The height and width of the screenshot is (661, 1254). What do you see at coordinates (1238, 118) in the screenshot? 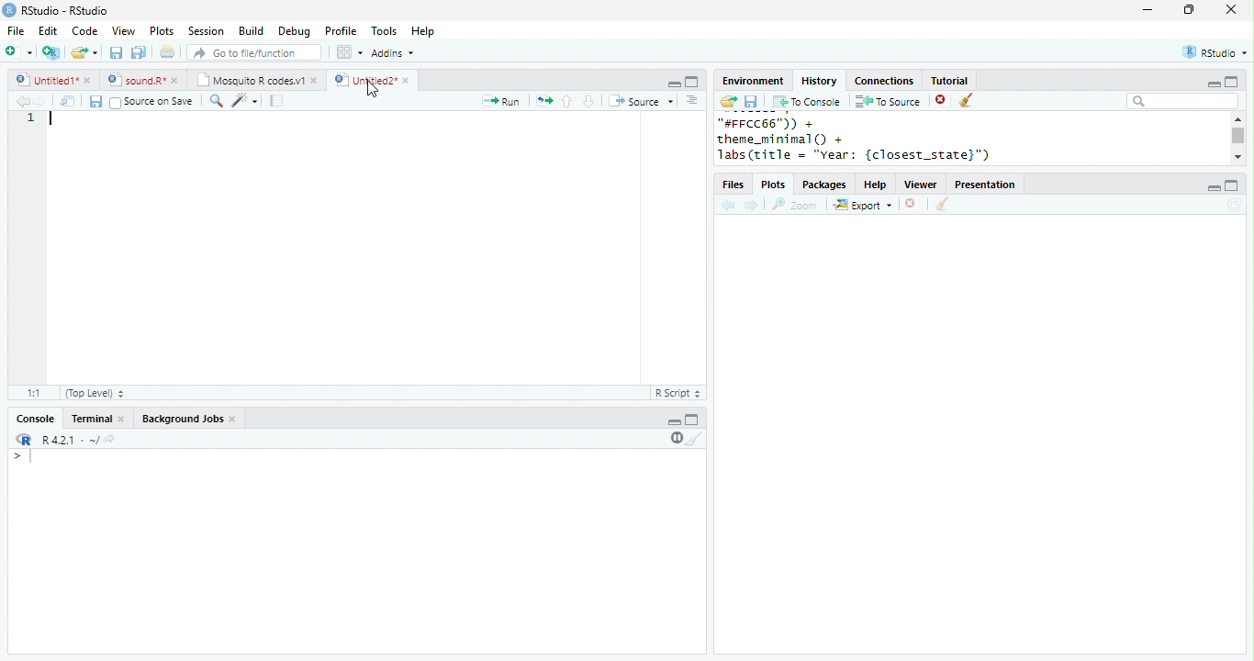
I see `scroll up` at bounding box center [1238, 118].